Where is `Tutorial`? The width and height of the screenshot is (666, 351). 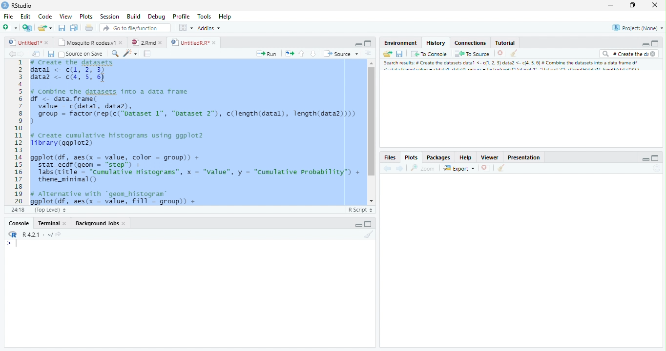 Tutorial is located at coordinates (505, 43).